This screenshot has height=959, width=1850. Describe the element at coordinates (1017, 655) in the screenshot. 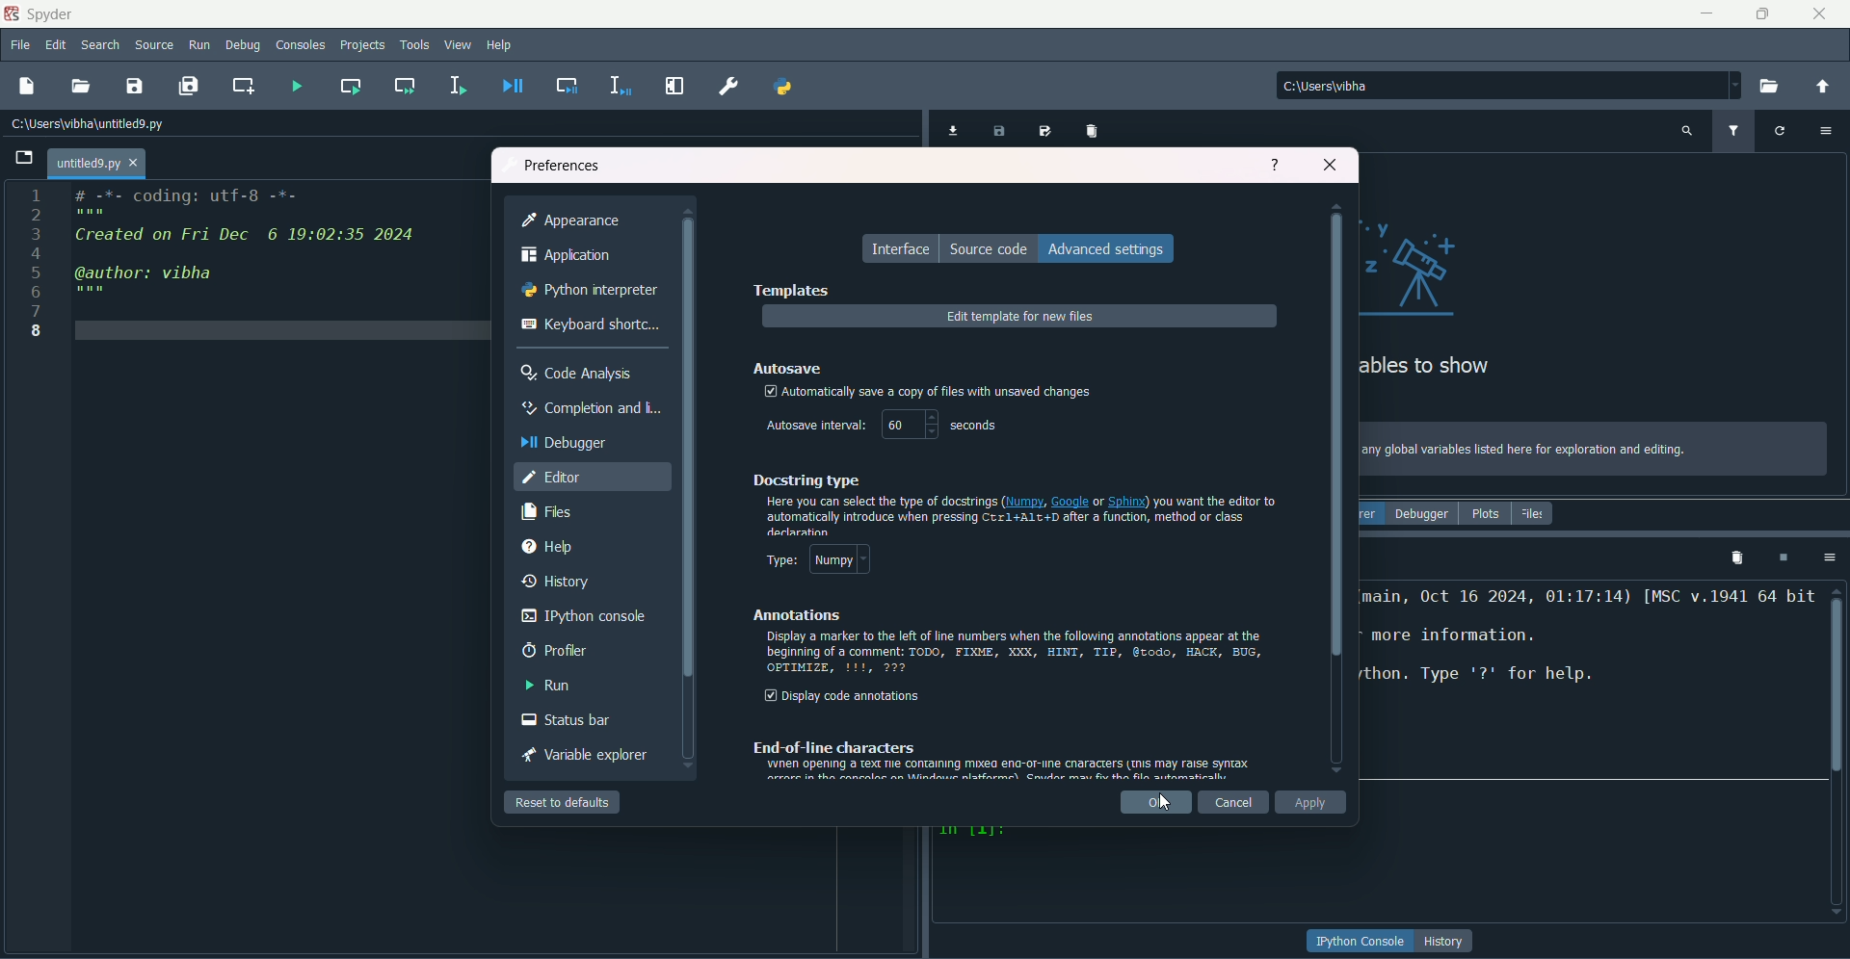

I see `text` at that location.